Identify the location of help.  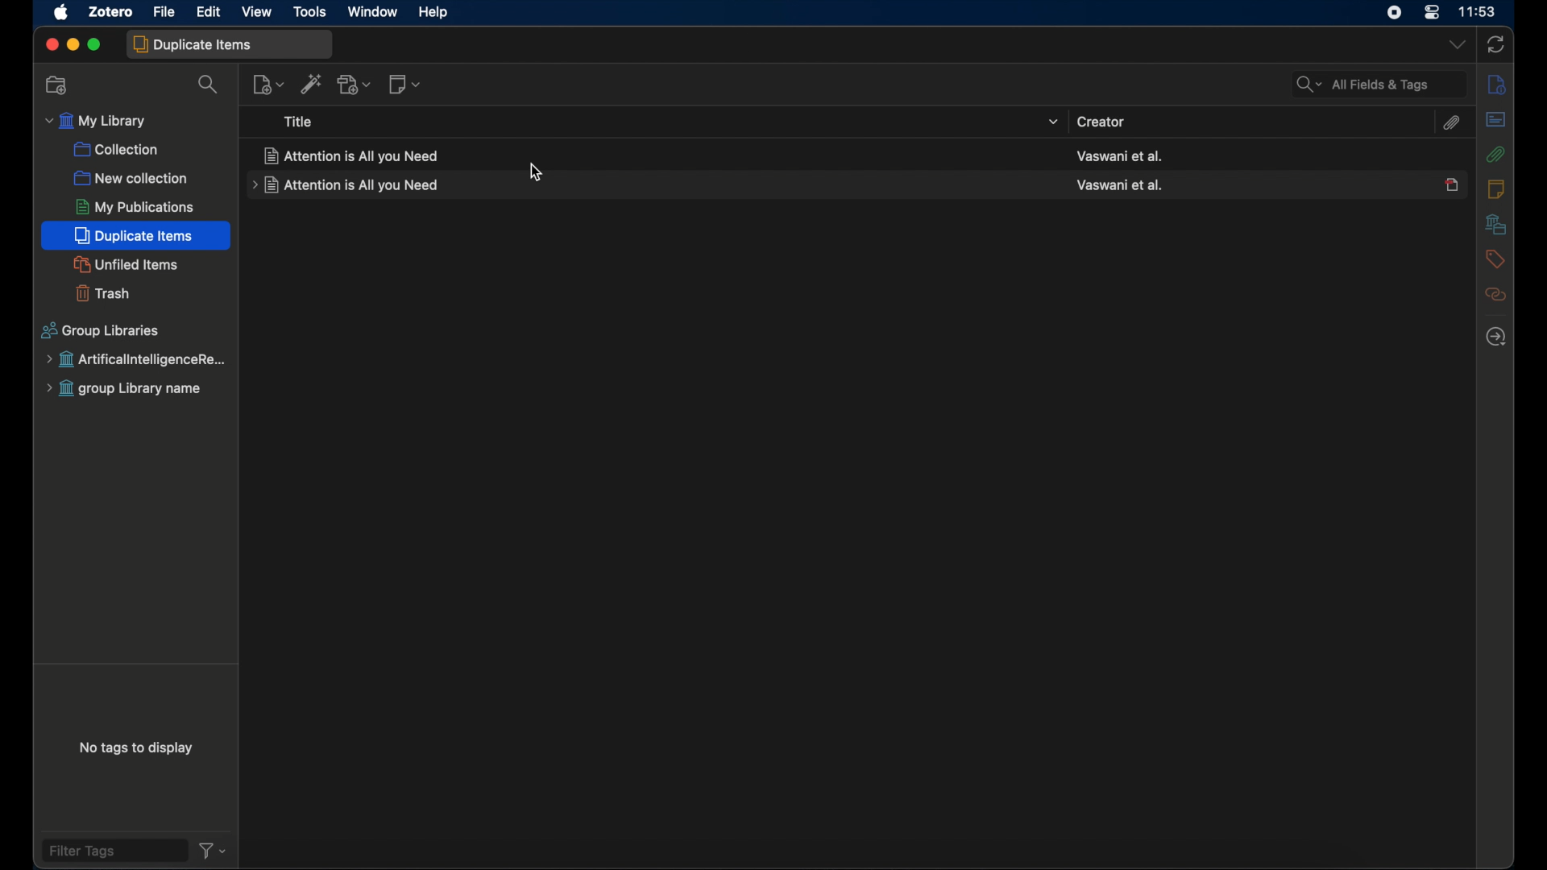
(435, 13).